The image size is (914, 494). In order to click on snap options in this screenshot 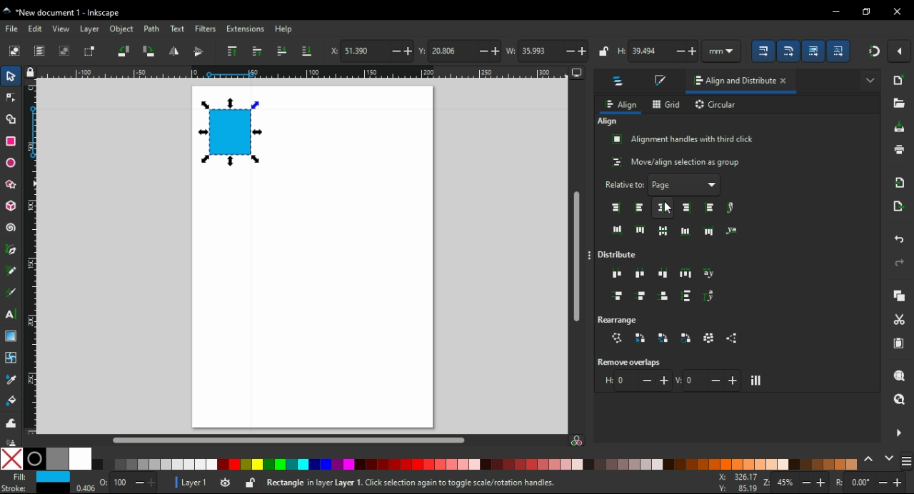, I will do `click(900, 51)`.